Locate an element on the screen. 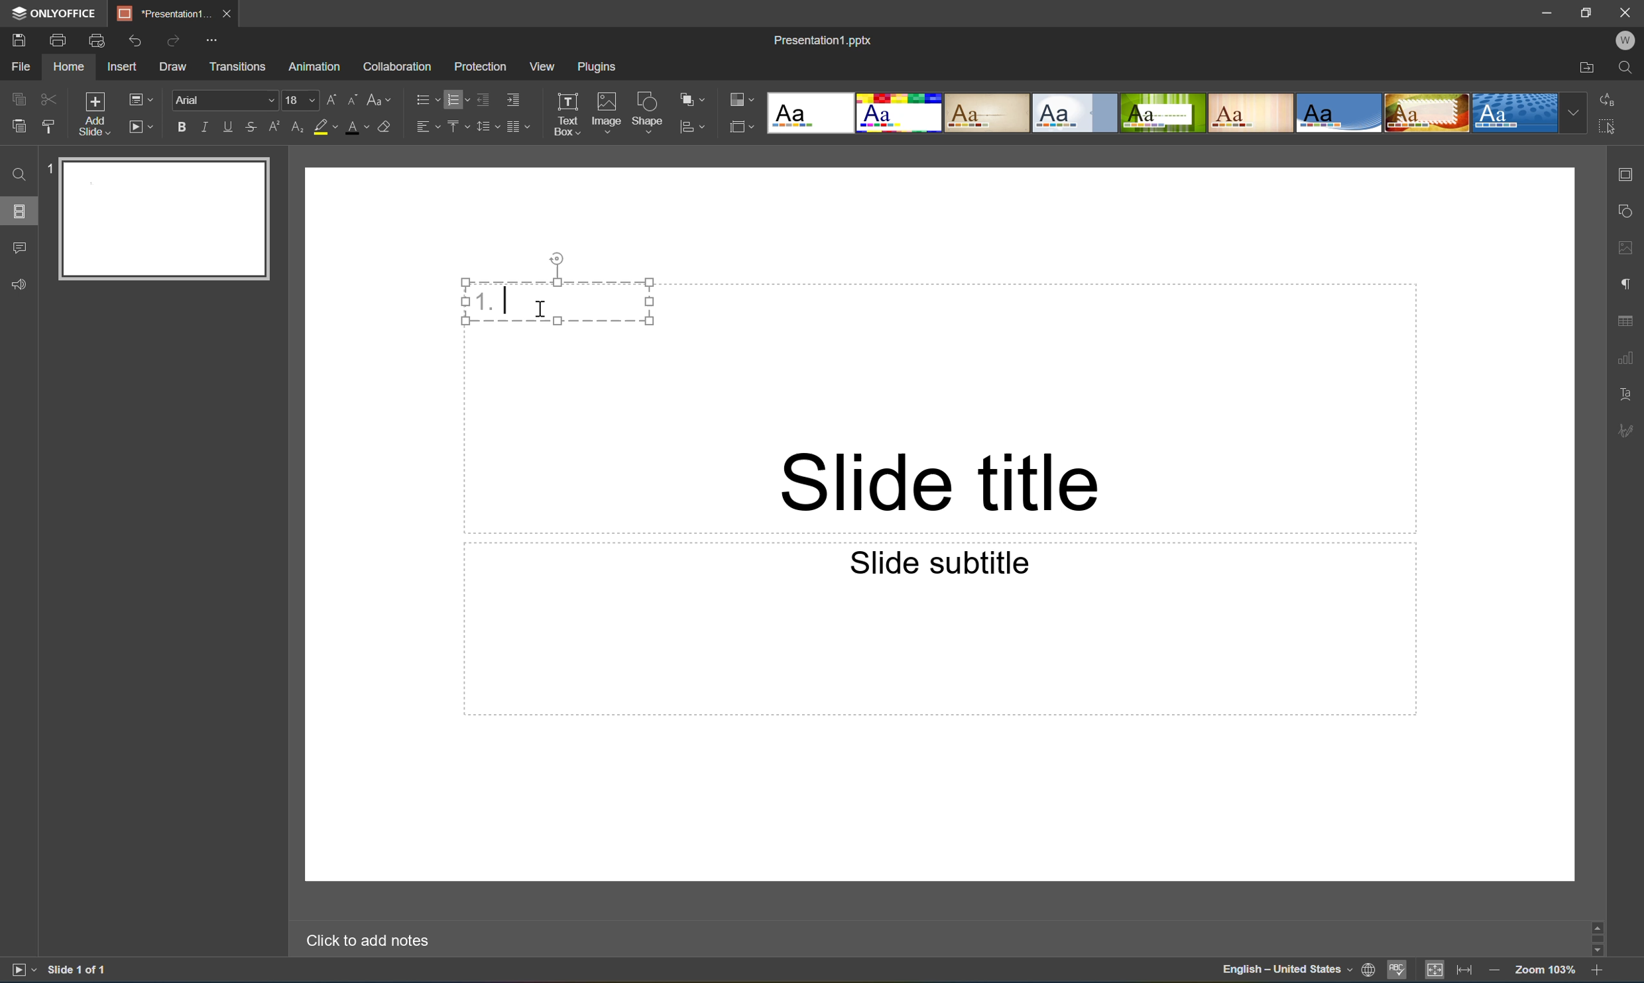 This screenshot has width=1644, height=983. Decrement font size is located at coordinates (354, 98).